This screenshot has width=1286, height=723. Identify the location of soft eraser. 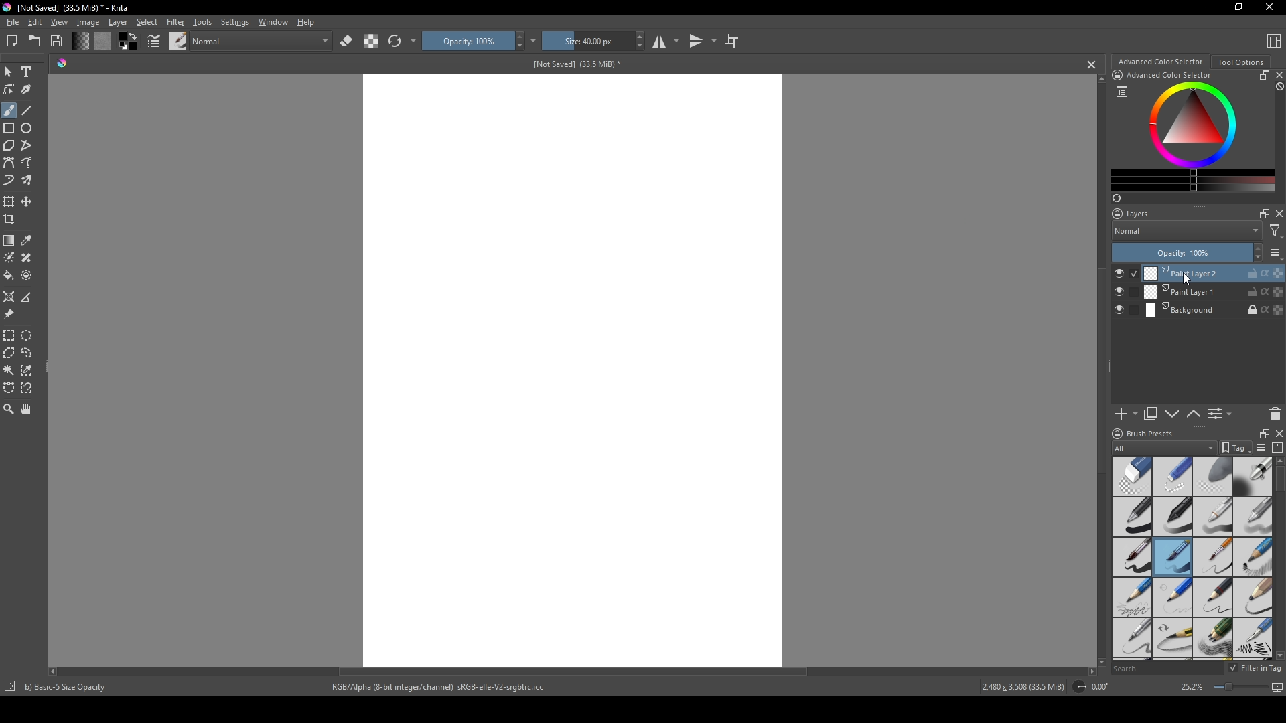
(1213, 476).